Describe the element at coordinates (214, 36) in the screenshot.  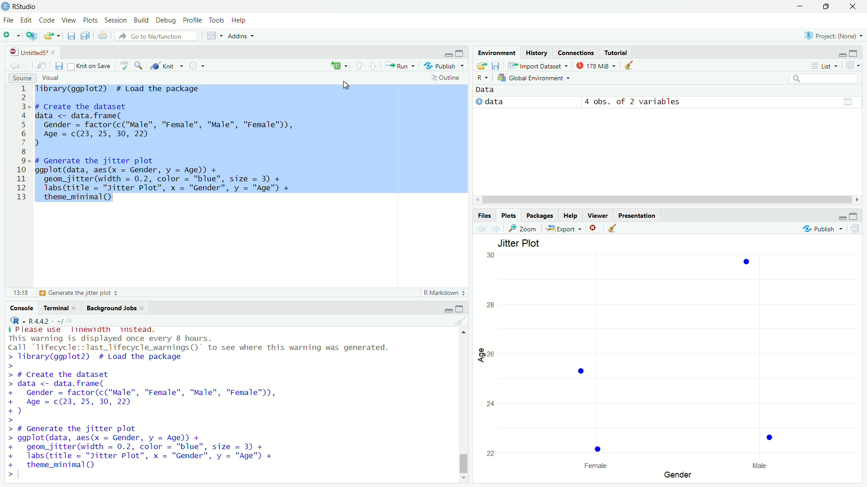
I see `workspace panes` at that location.